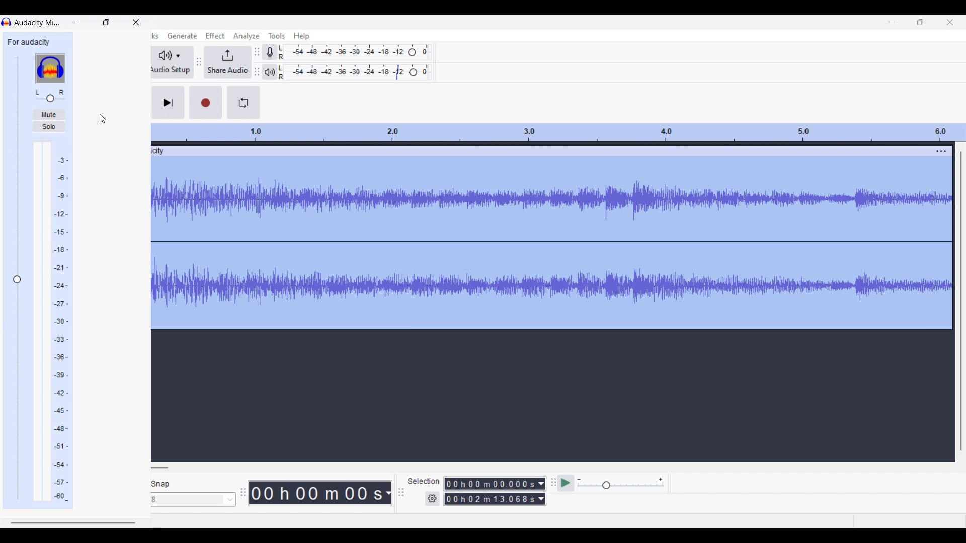 This screenshot has width=966, height=543. What do you see at coordinates (247, 37) in the screenshot?
I see `Analyze menu` at bounding box center [247, 37].